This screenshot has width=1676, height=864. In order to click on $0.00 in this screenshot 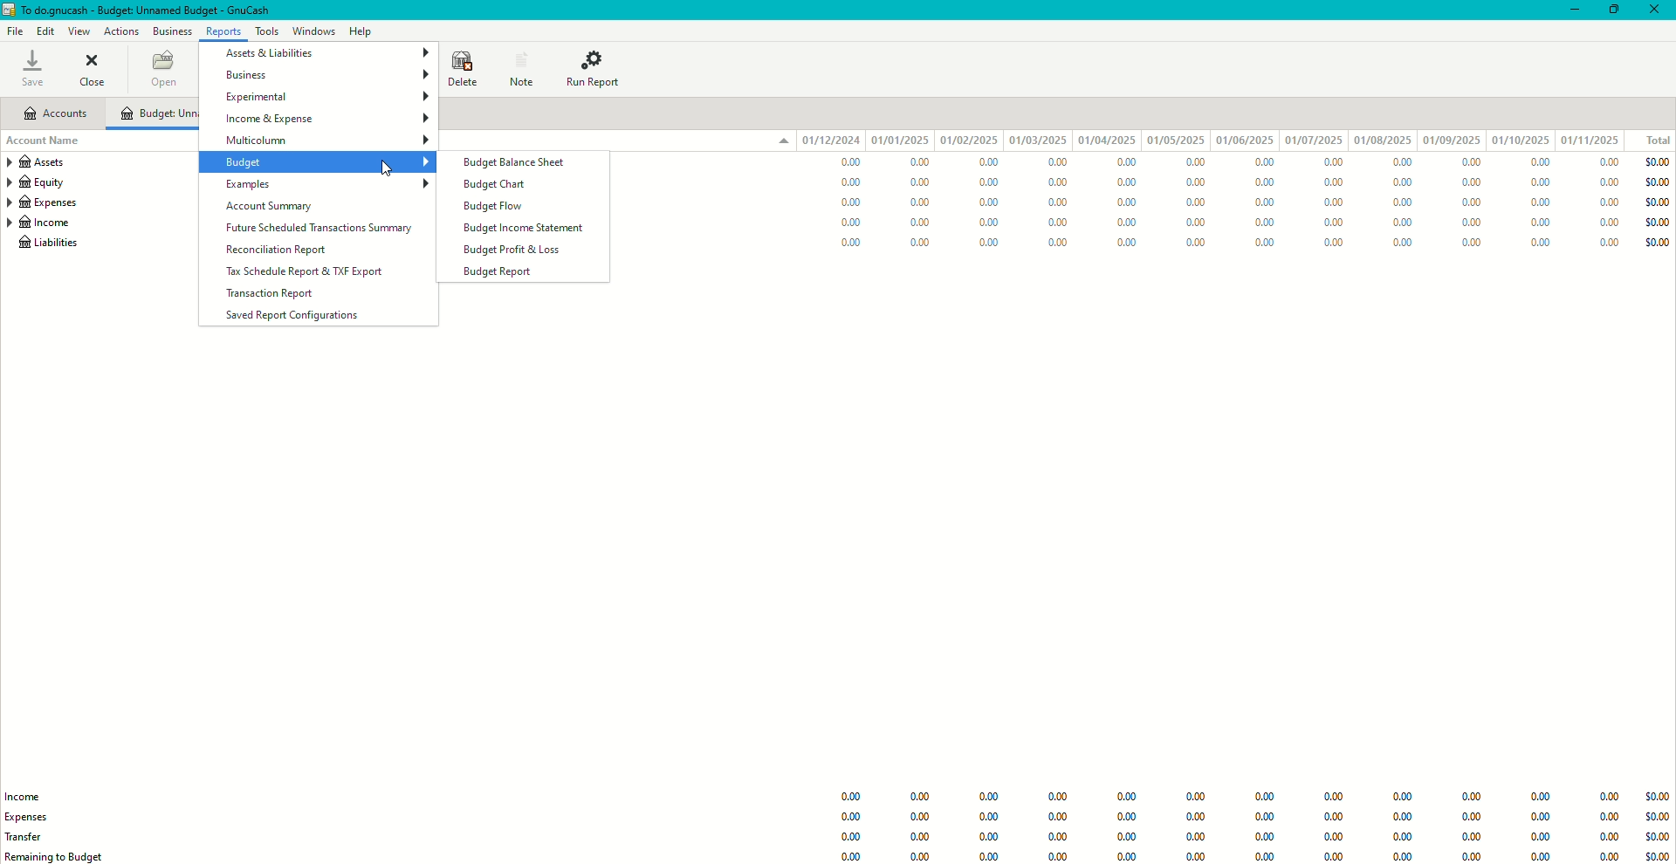, I will do `click(1655, 819)`.